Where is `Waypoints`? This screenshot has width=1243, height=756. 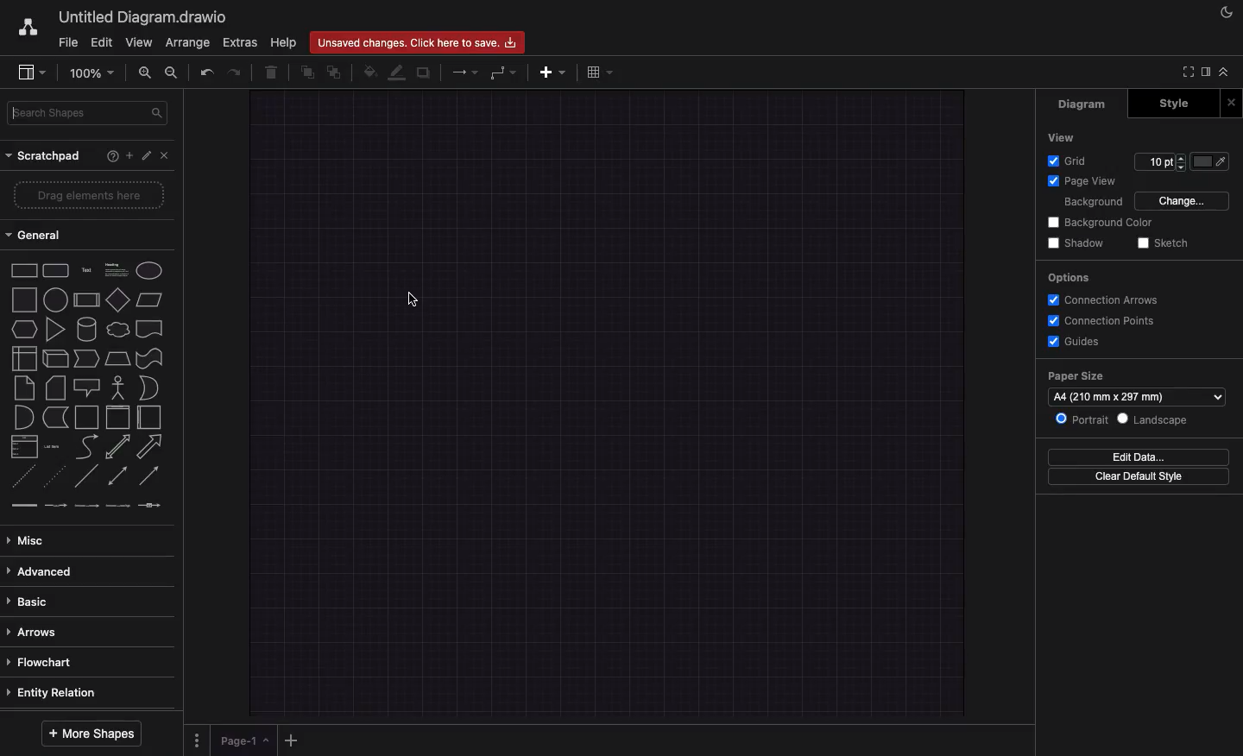 Waypoints is located at coordinates (503, 74).